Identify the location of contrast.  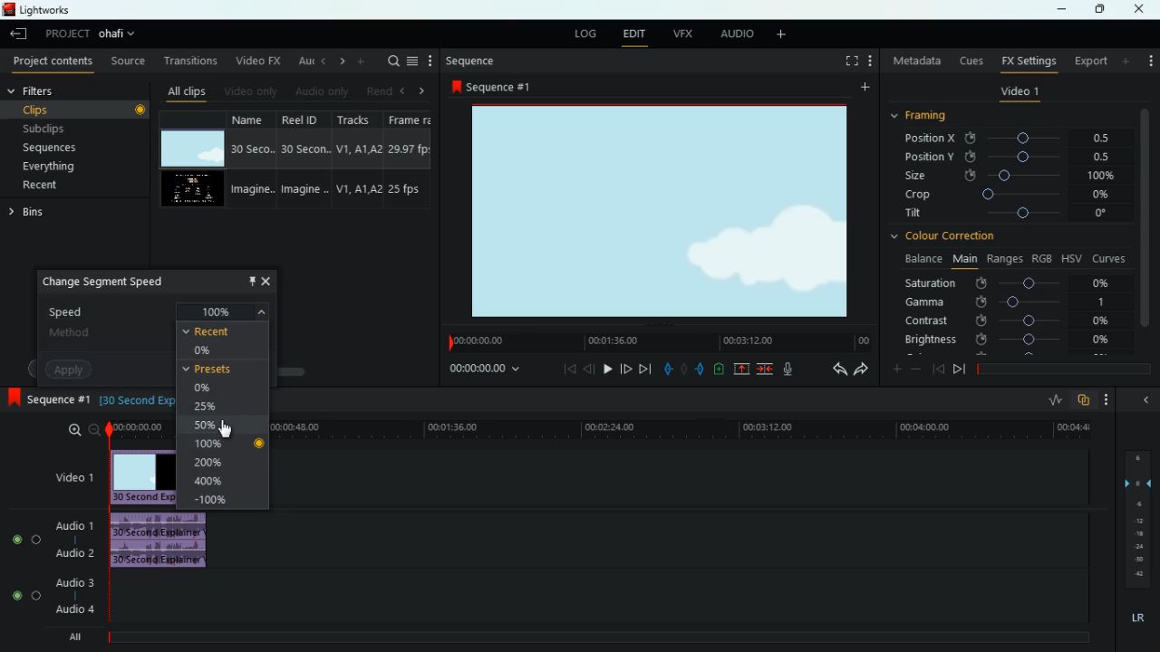
(1006, 321).